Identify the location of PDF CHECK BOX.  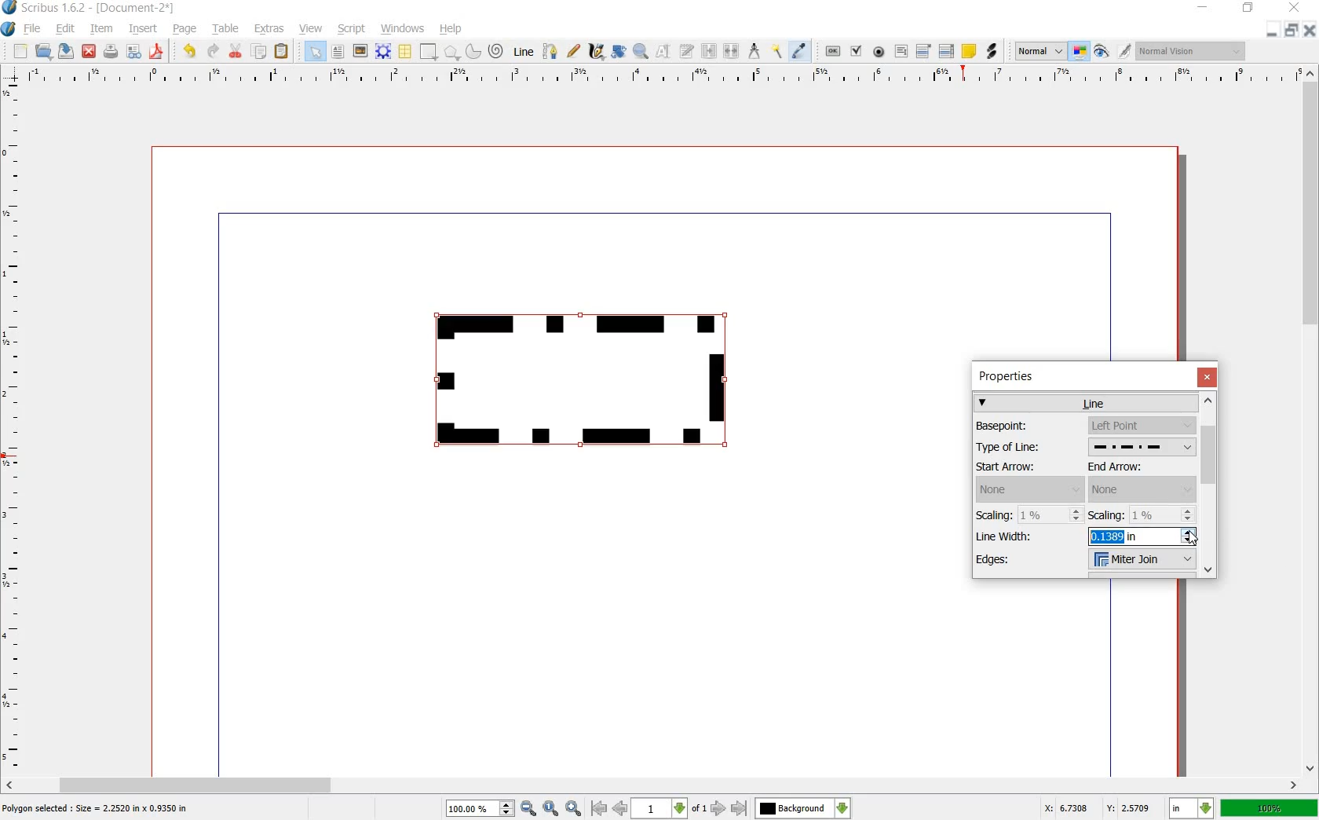
(857, 51).